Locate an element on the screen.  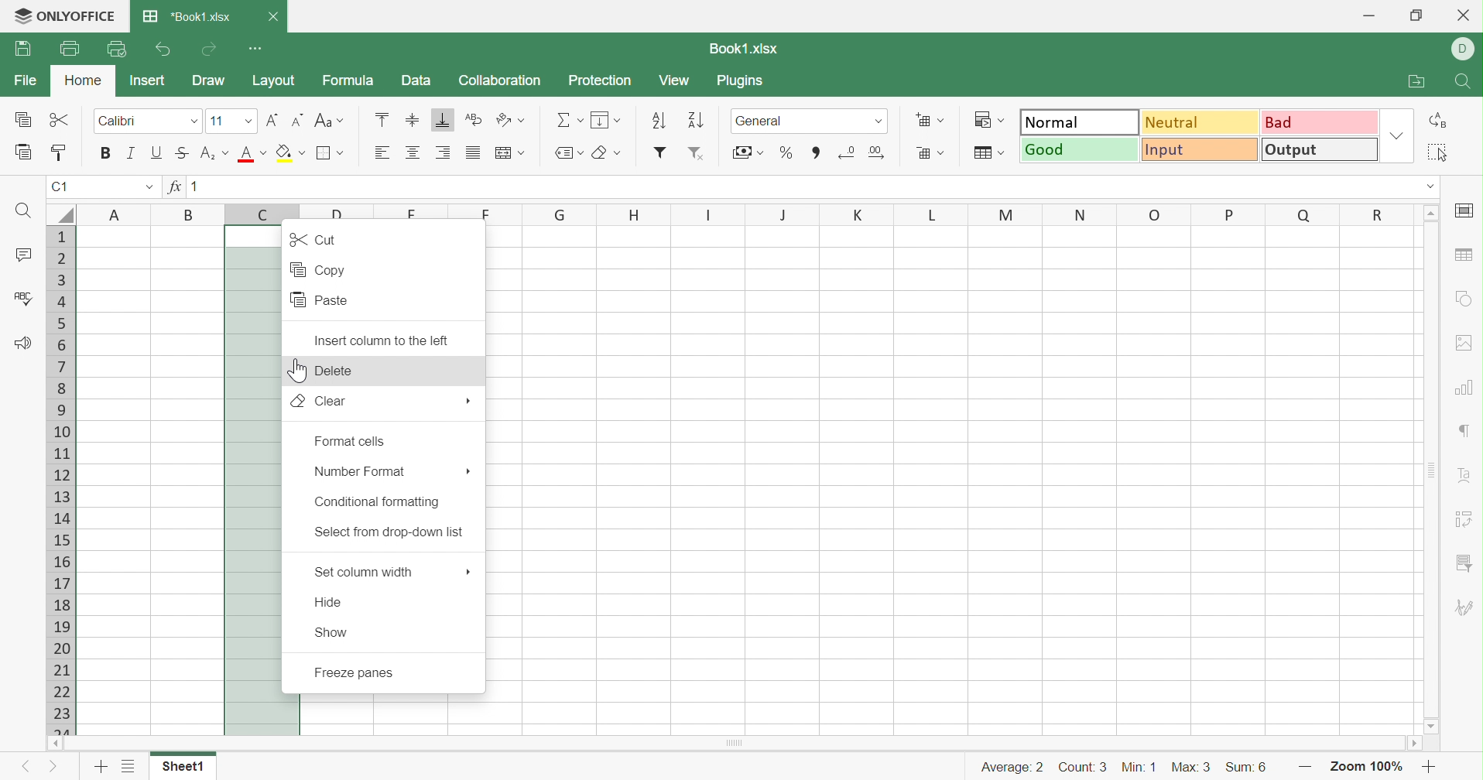
Zoom out is located at coordinates (1307, 765).